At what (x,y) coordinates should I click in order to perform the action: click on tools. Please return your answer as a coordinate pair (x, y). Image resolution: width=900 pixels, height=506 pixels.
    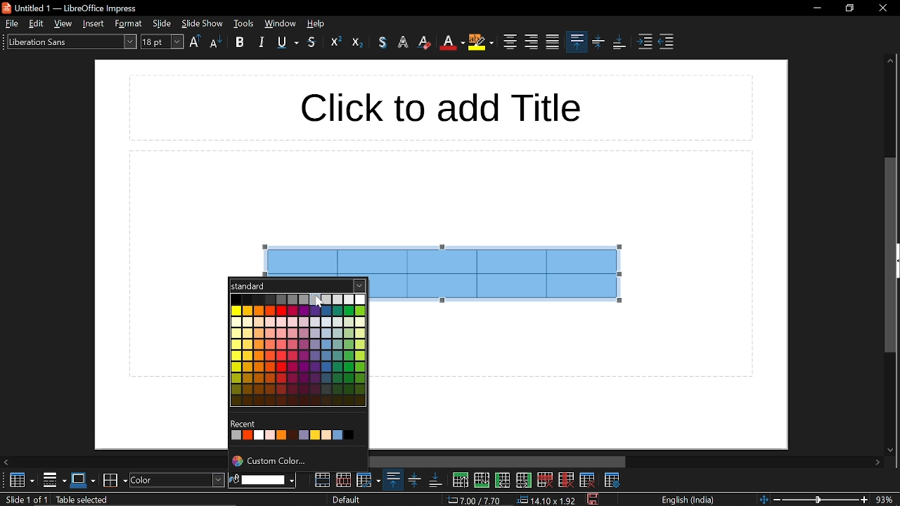
    Looking at the image, I should click on (245, 24).